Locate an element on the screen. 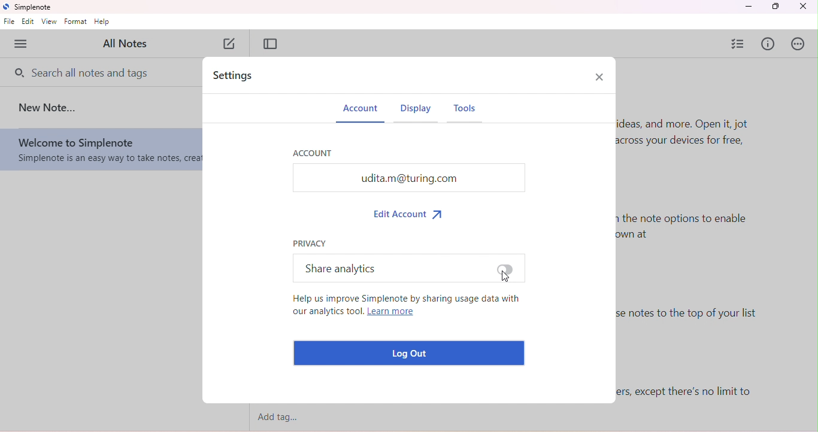  new note is located at coordinates (231, 45).